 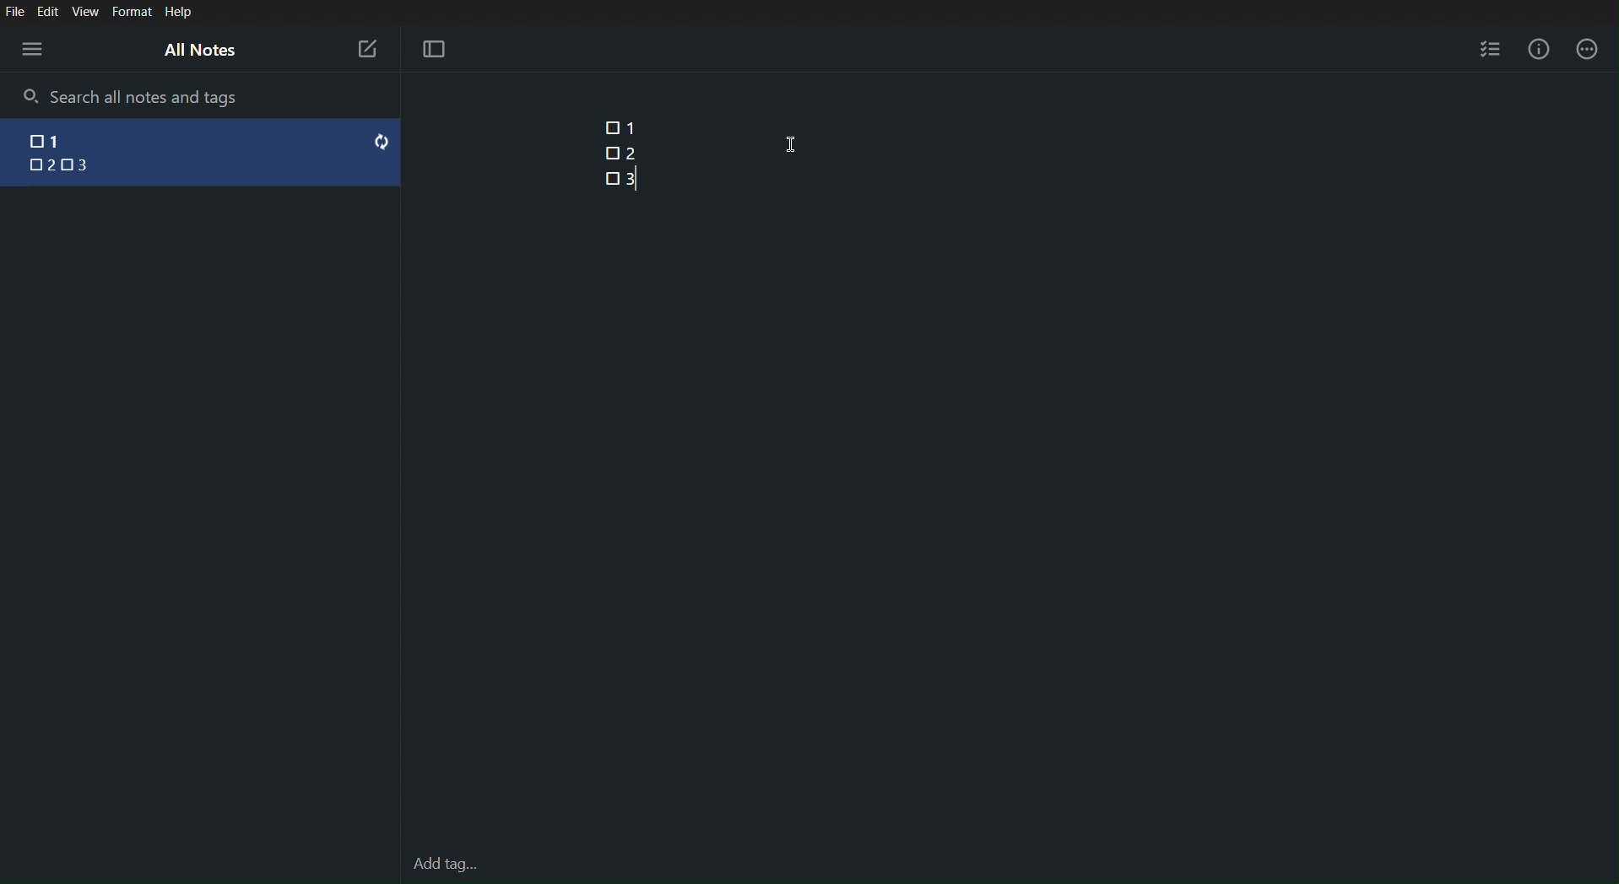 What do you see at coordinates (179, 13) in the screenshot?
I see `Help` at bounding box center [179, 13].